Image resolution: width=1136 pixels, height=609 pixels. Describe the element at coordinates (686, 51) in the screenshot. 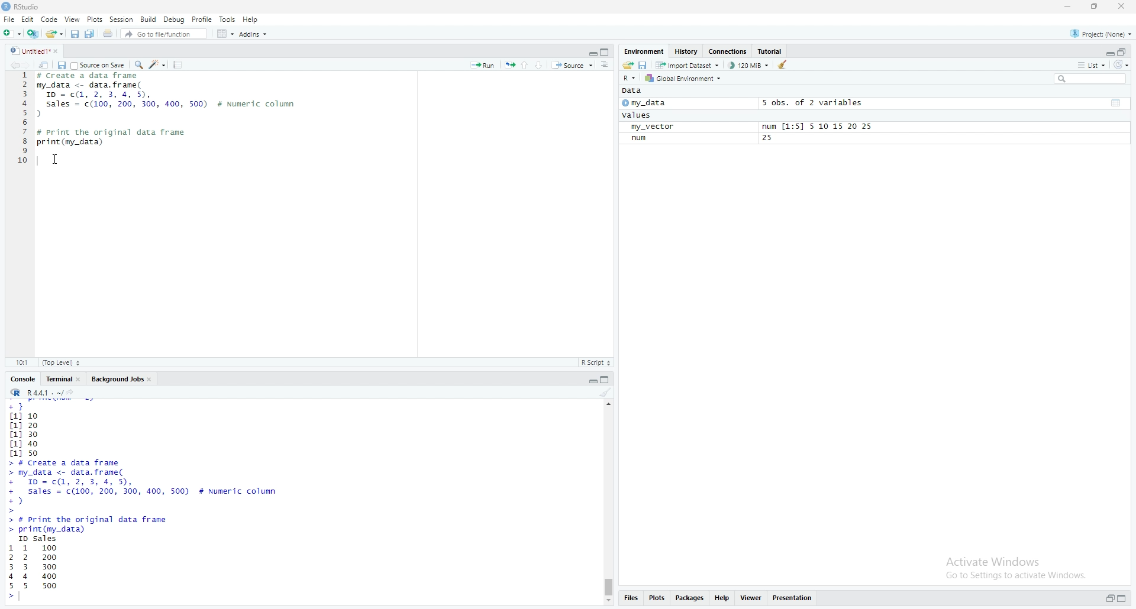

I see `history` at that location.